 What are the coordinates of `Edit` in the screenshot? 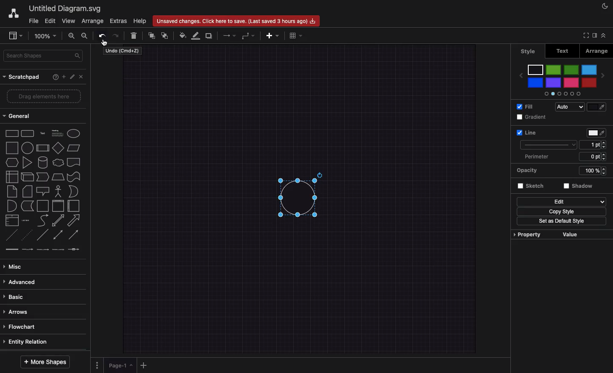 It's located at (51, 21).